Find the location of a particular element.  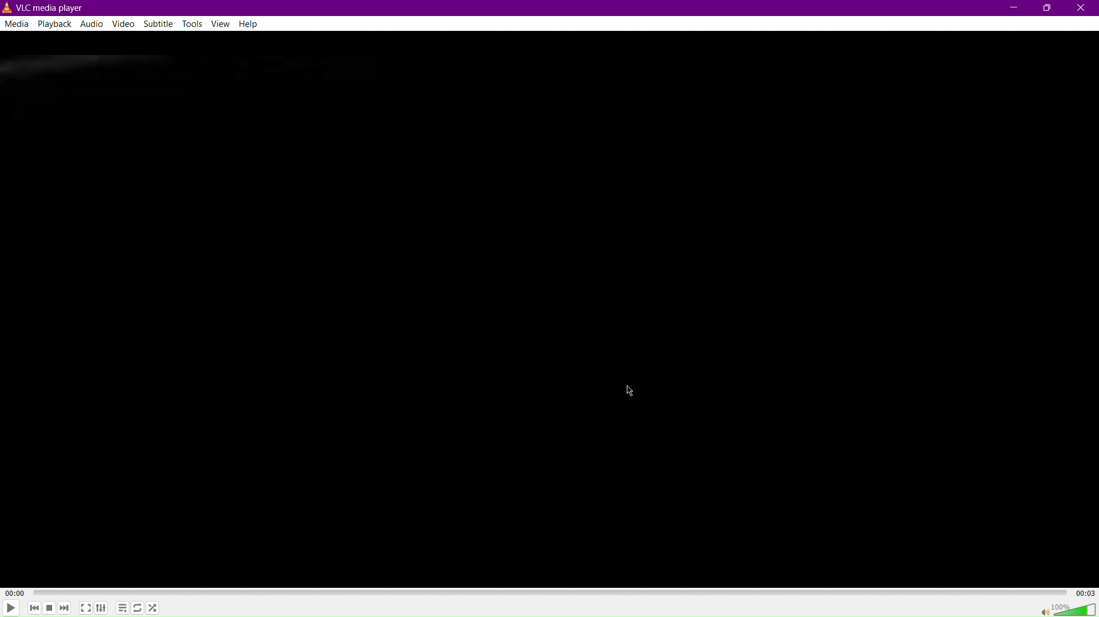

Random is located at coordinates (155, 608).